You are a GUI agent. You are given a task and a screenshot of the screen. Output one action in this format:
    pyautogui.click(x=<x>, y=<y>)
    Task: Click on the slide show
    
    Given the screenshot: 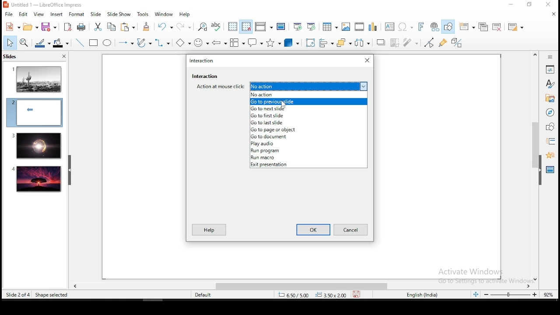 What is the action you would take?
    pyautogui.click(x=120, y=14)
    